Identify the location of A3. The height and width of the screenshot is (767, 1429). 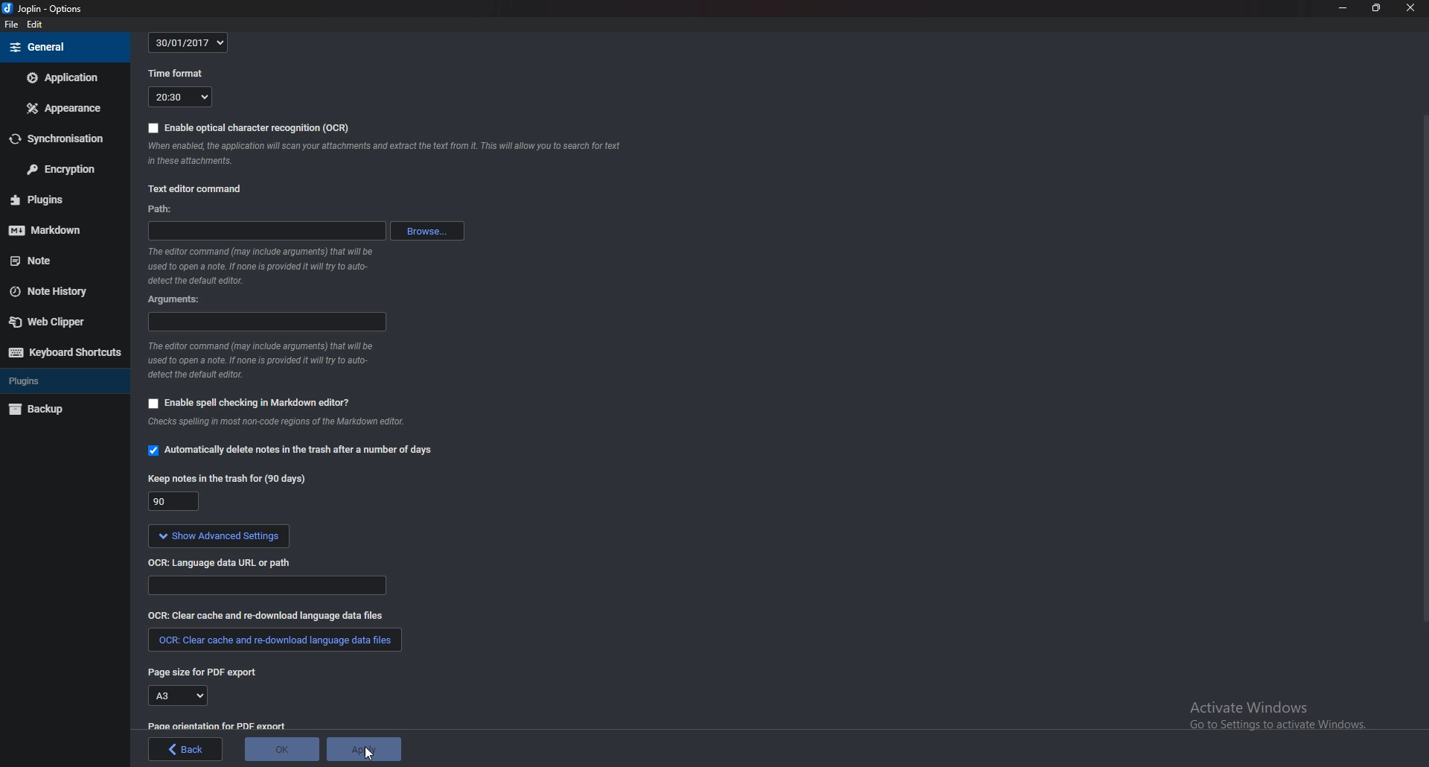
(182, 696).